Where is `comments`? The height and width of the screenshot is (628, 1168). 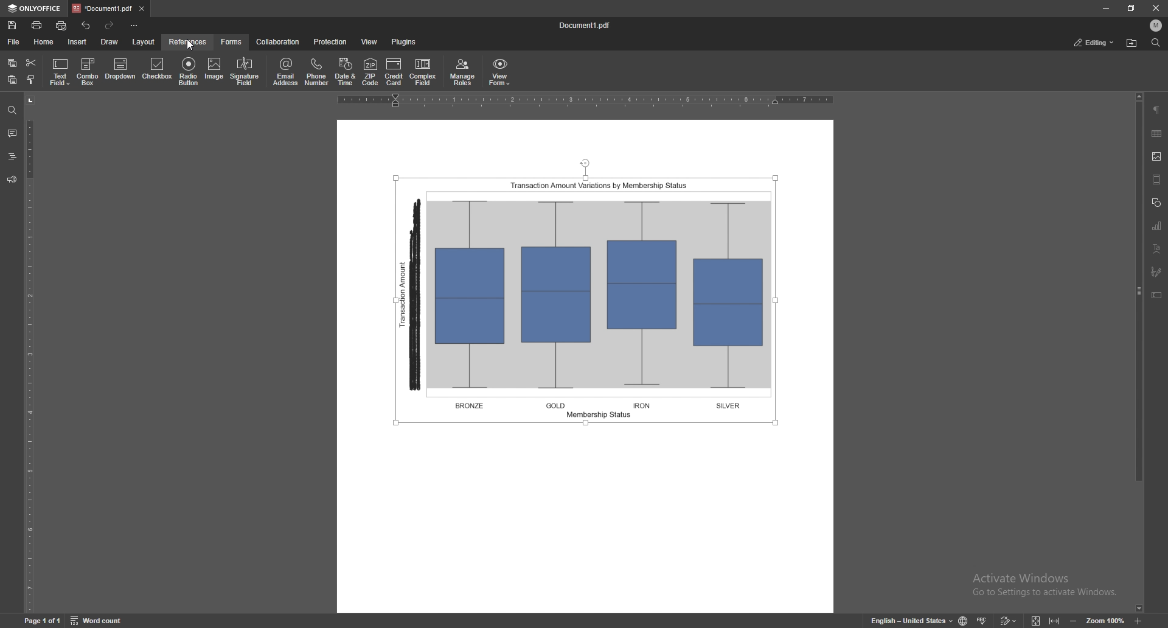
comments is located at coordinates (11, 132).